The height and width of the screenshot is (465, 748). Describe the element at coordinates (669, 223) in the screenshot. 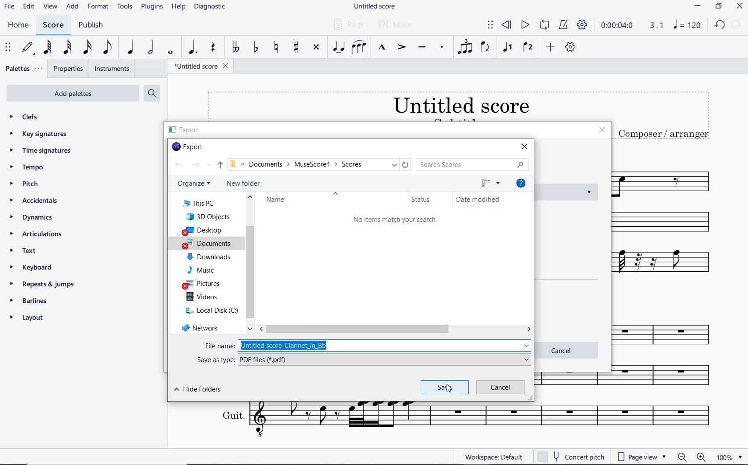

I see `Clarinet in b` at that location.